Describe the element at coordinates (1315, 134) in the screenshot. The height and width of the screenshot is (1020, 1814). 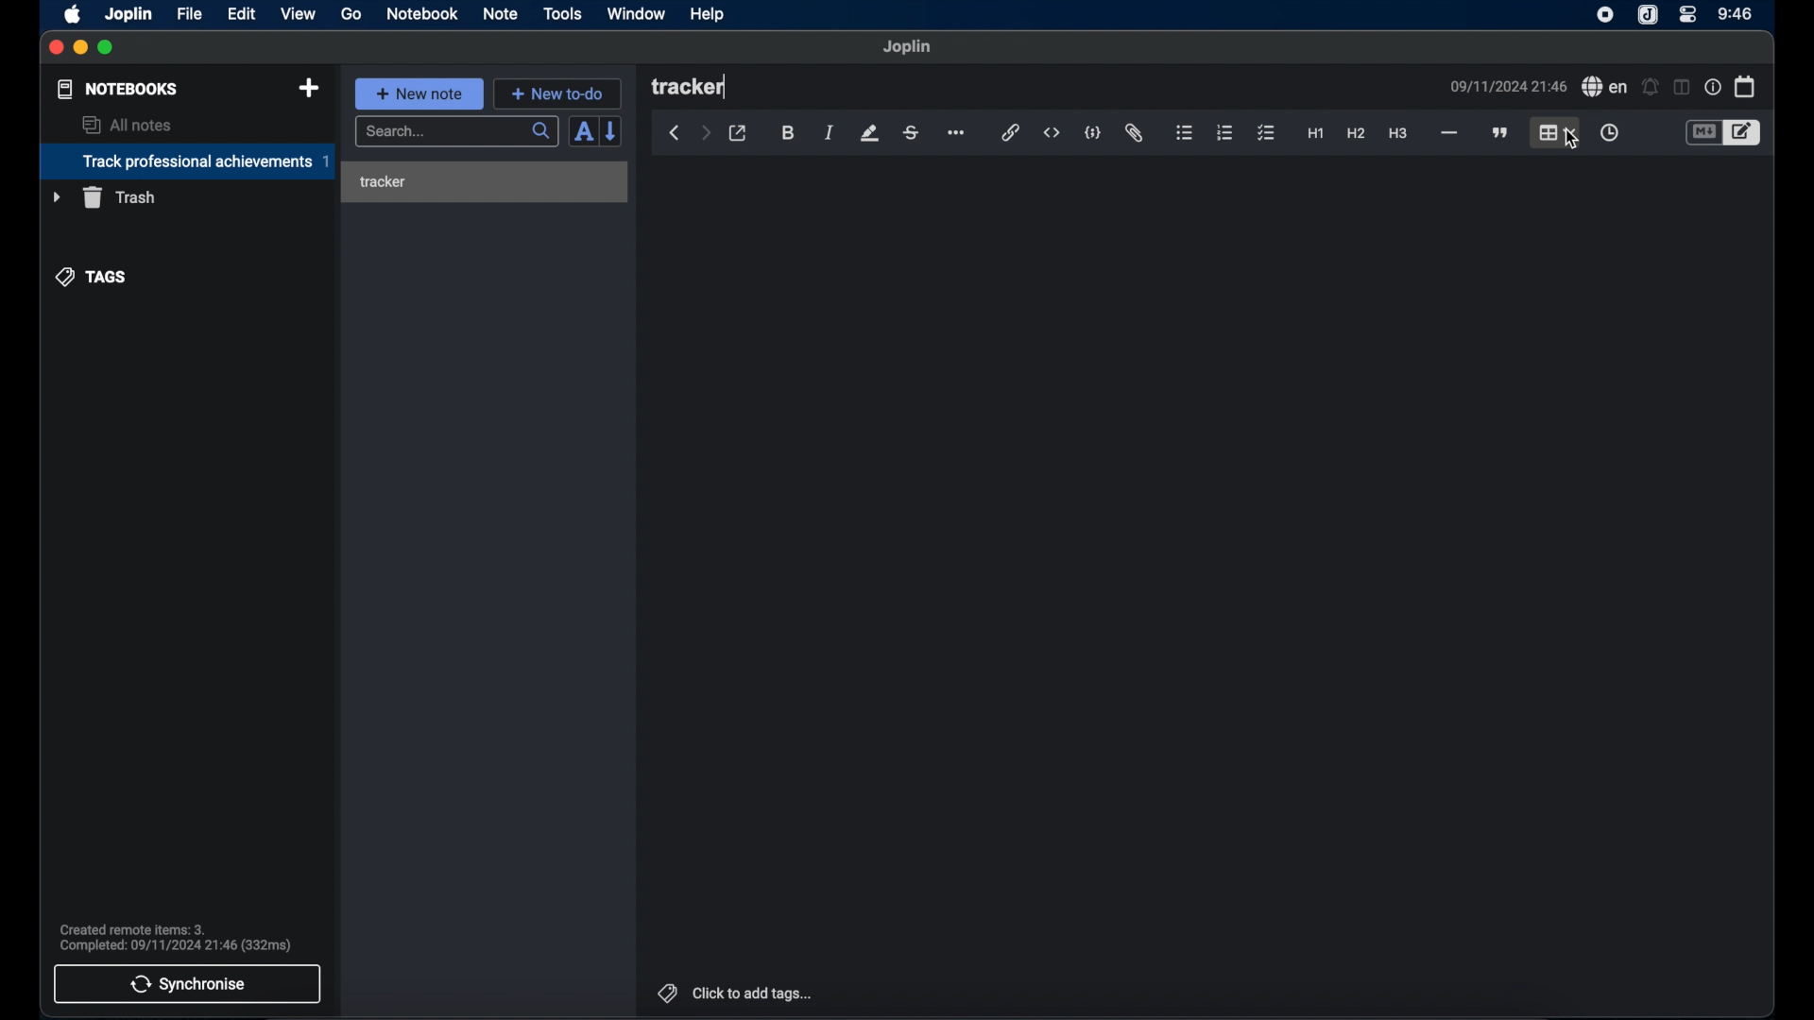
I see `heading 1` at that location.